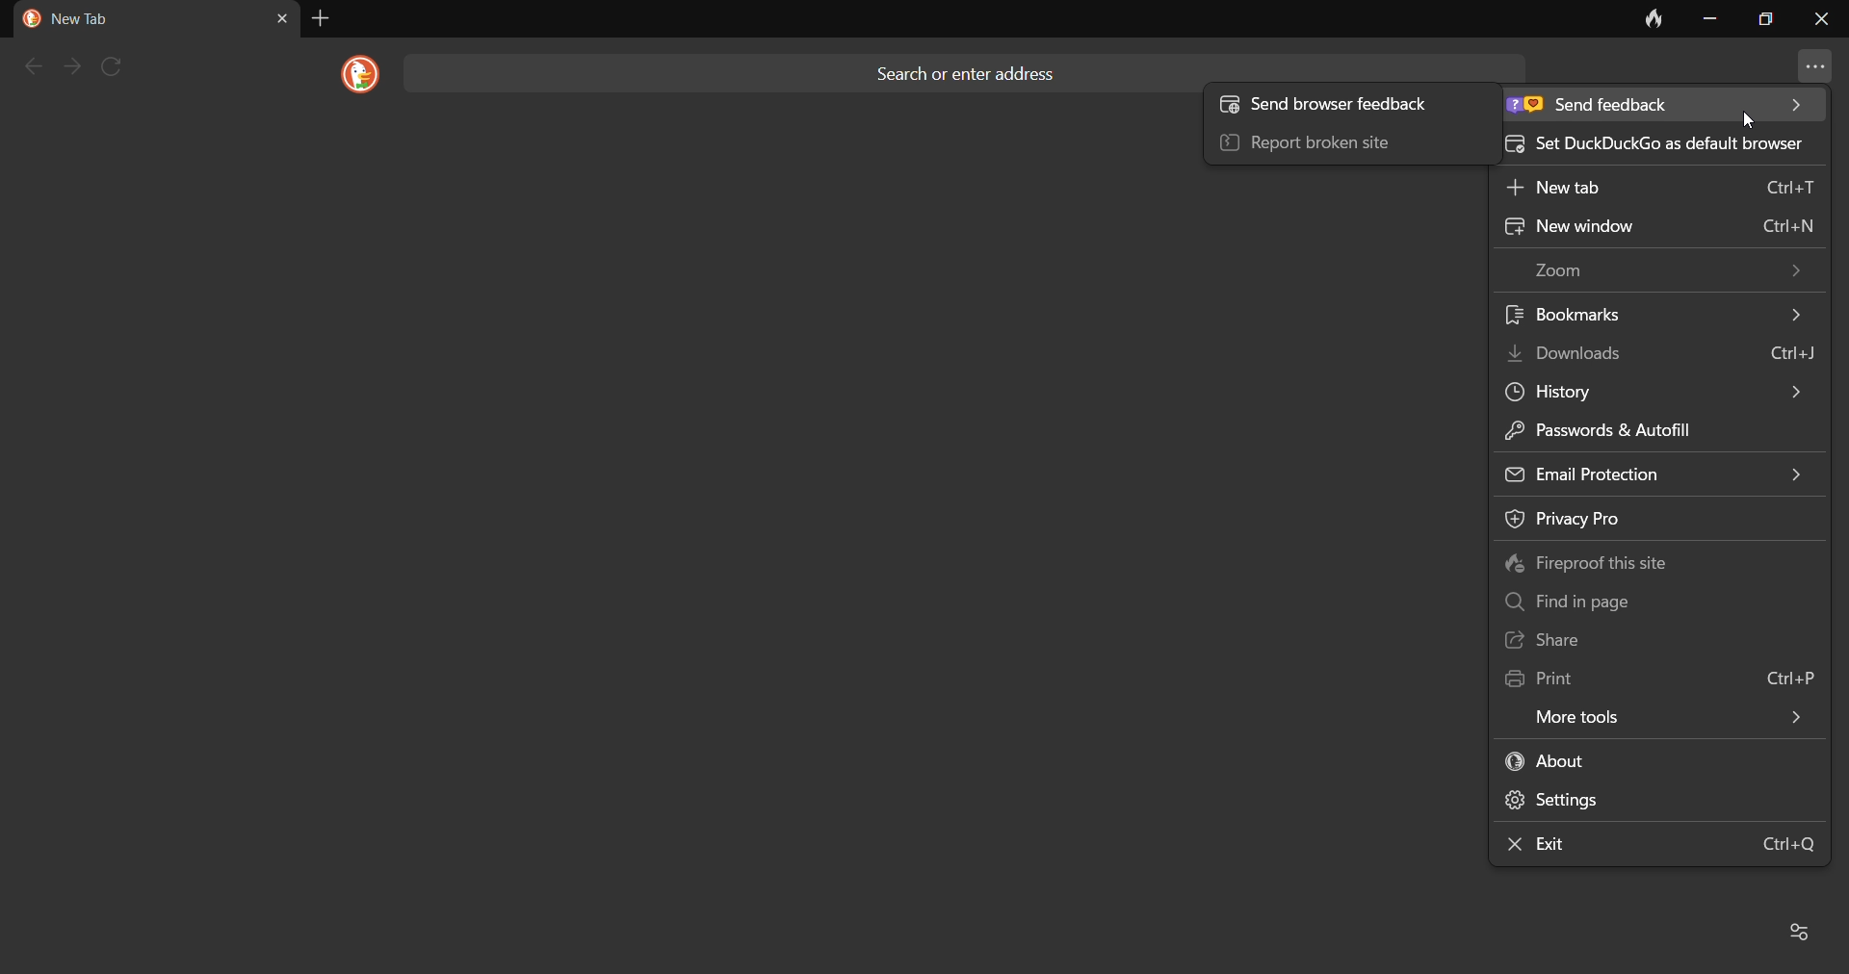 Image resolution: width=1849 pixels, height=974 pixels. I want to click on maximize, so click(1762, 19).